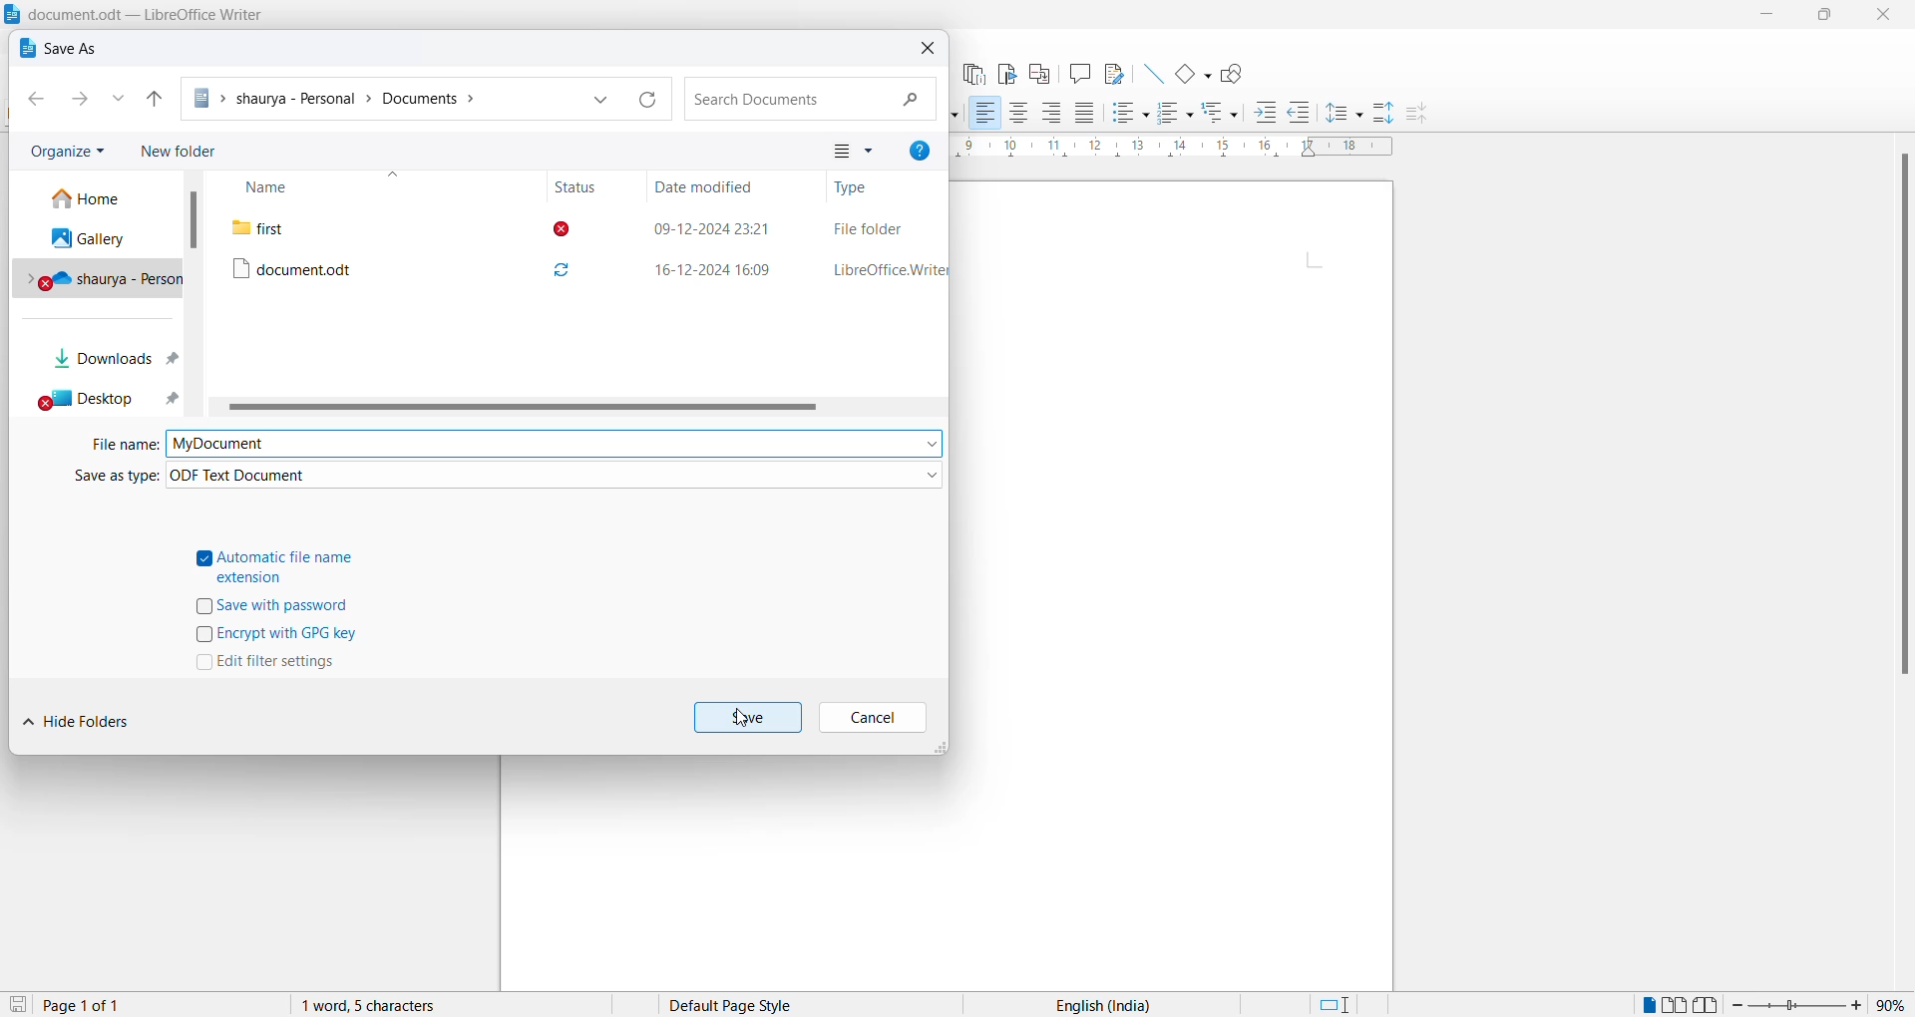 This screenshot has height=1017, width=1915. I want to click on Selected pages style, so click(747, 1005).